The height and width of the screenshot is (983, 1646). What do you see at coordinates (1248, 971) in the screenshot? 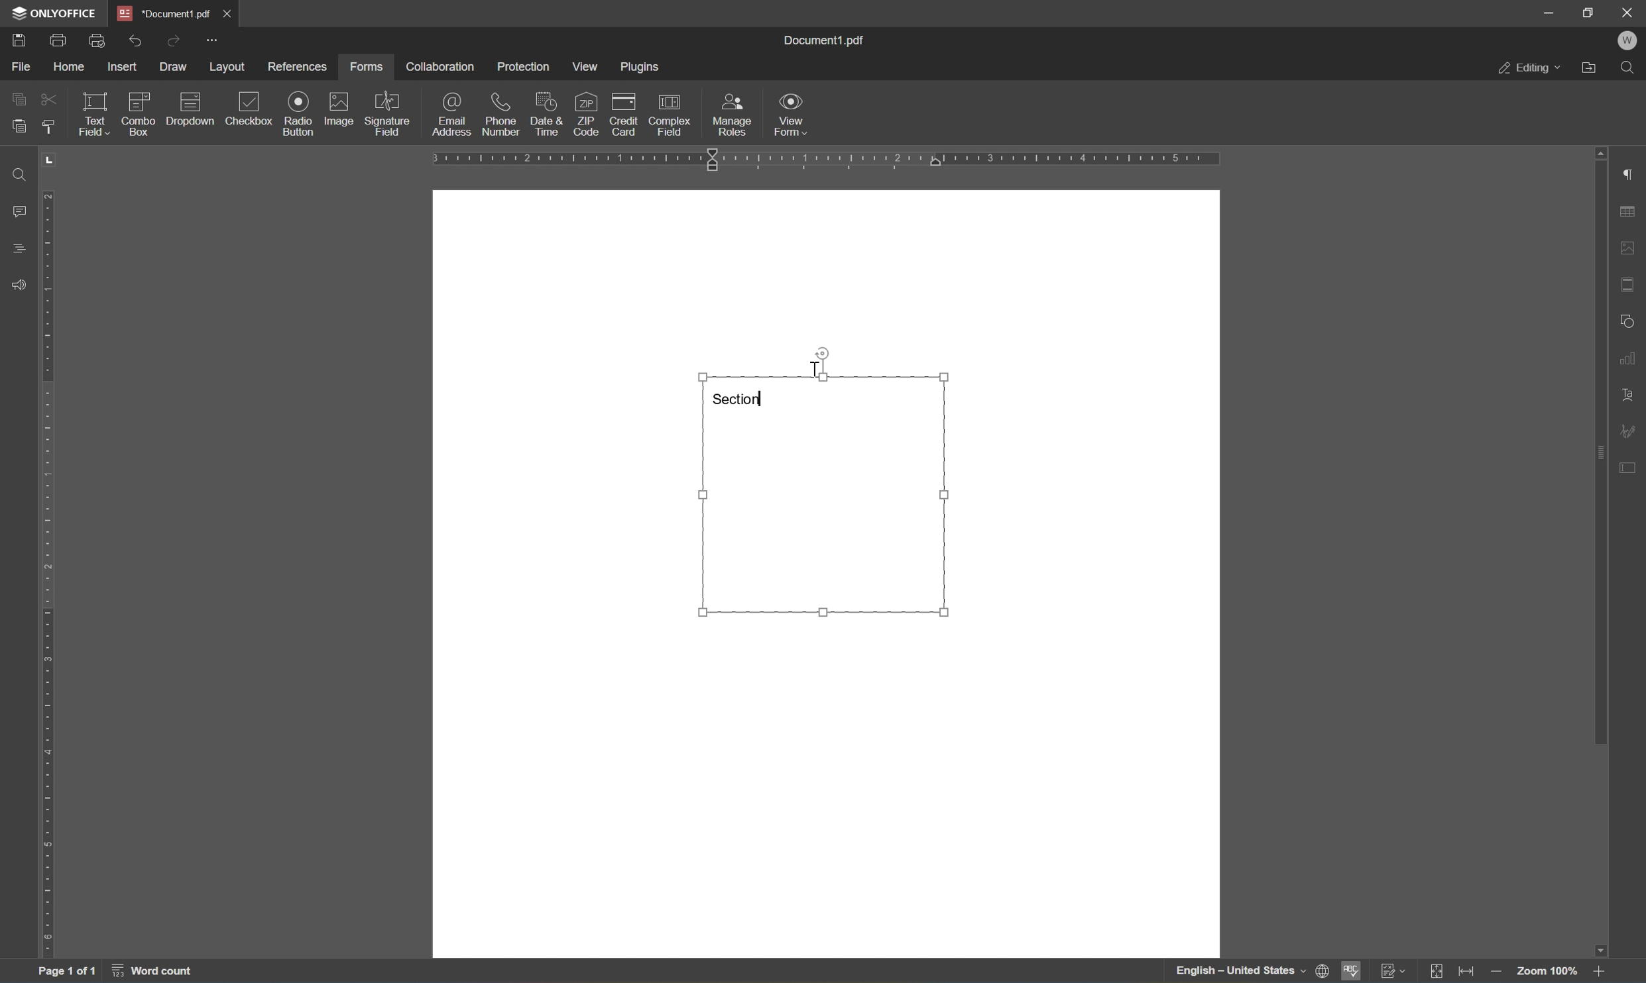
I see `set document language` at bounding box center [1248, 971].